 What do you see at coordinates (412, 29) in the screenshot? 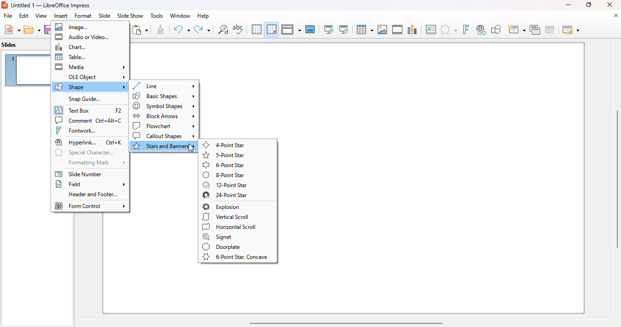
I see `insert chart` at bounding box center [412, 29].